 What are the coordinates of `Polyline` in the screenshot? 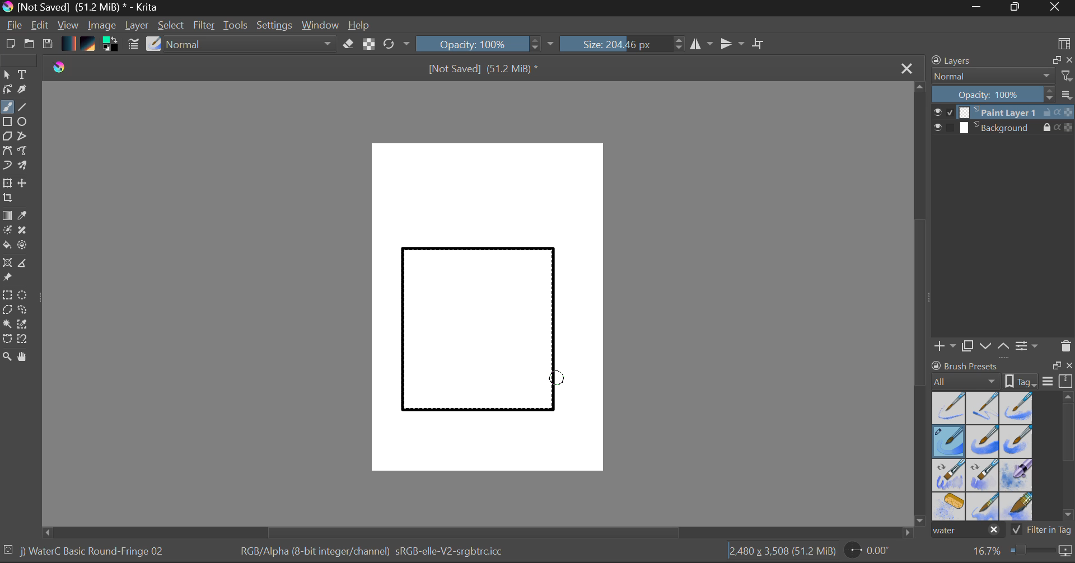 It's located at (24, 137).